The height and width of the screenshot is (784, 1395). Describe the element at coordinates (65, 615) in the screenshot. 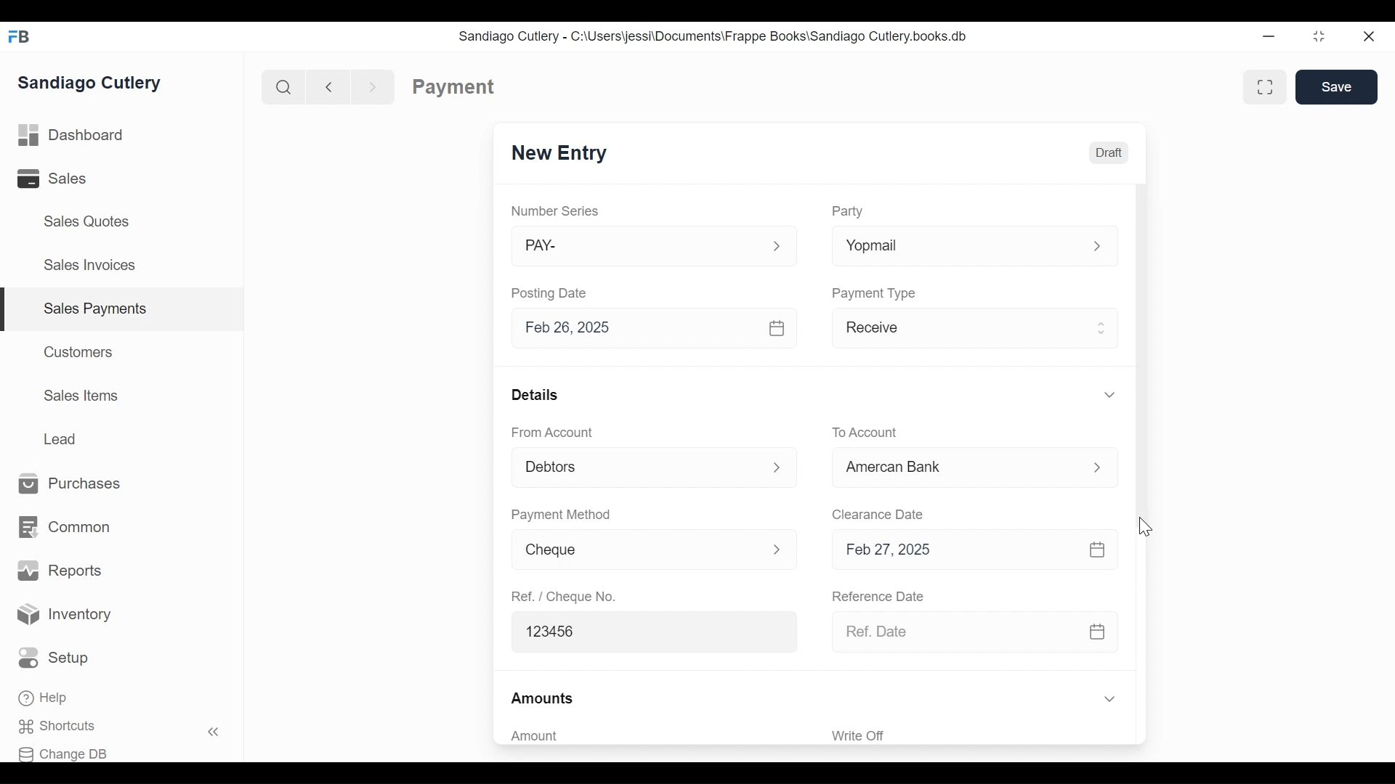

I see `Inventory` at that location.